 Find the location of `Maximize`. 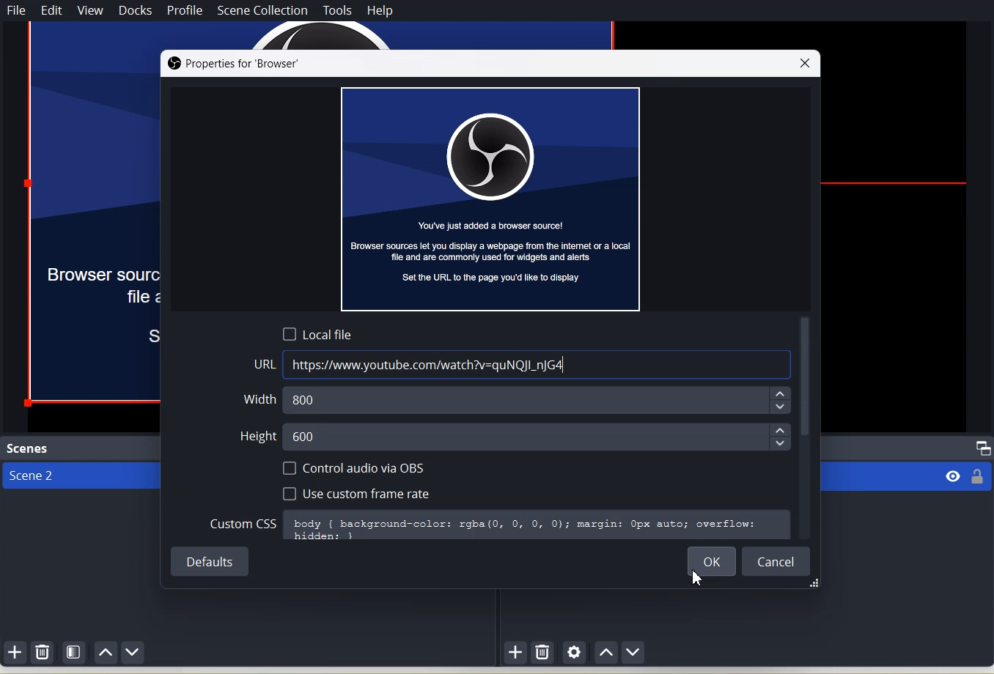

Maximize is located at coordinates (984, 448).